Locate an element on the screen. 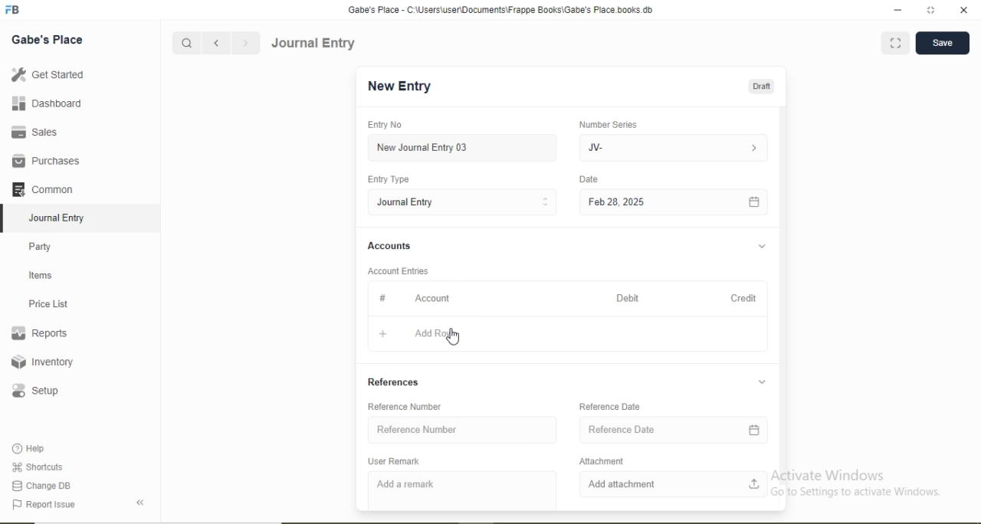  Reference Date is located at coordinates (610, 407).